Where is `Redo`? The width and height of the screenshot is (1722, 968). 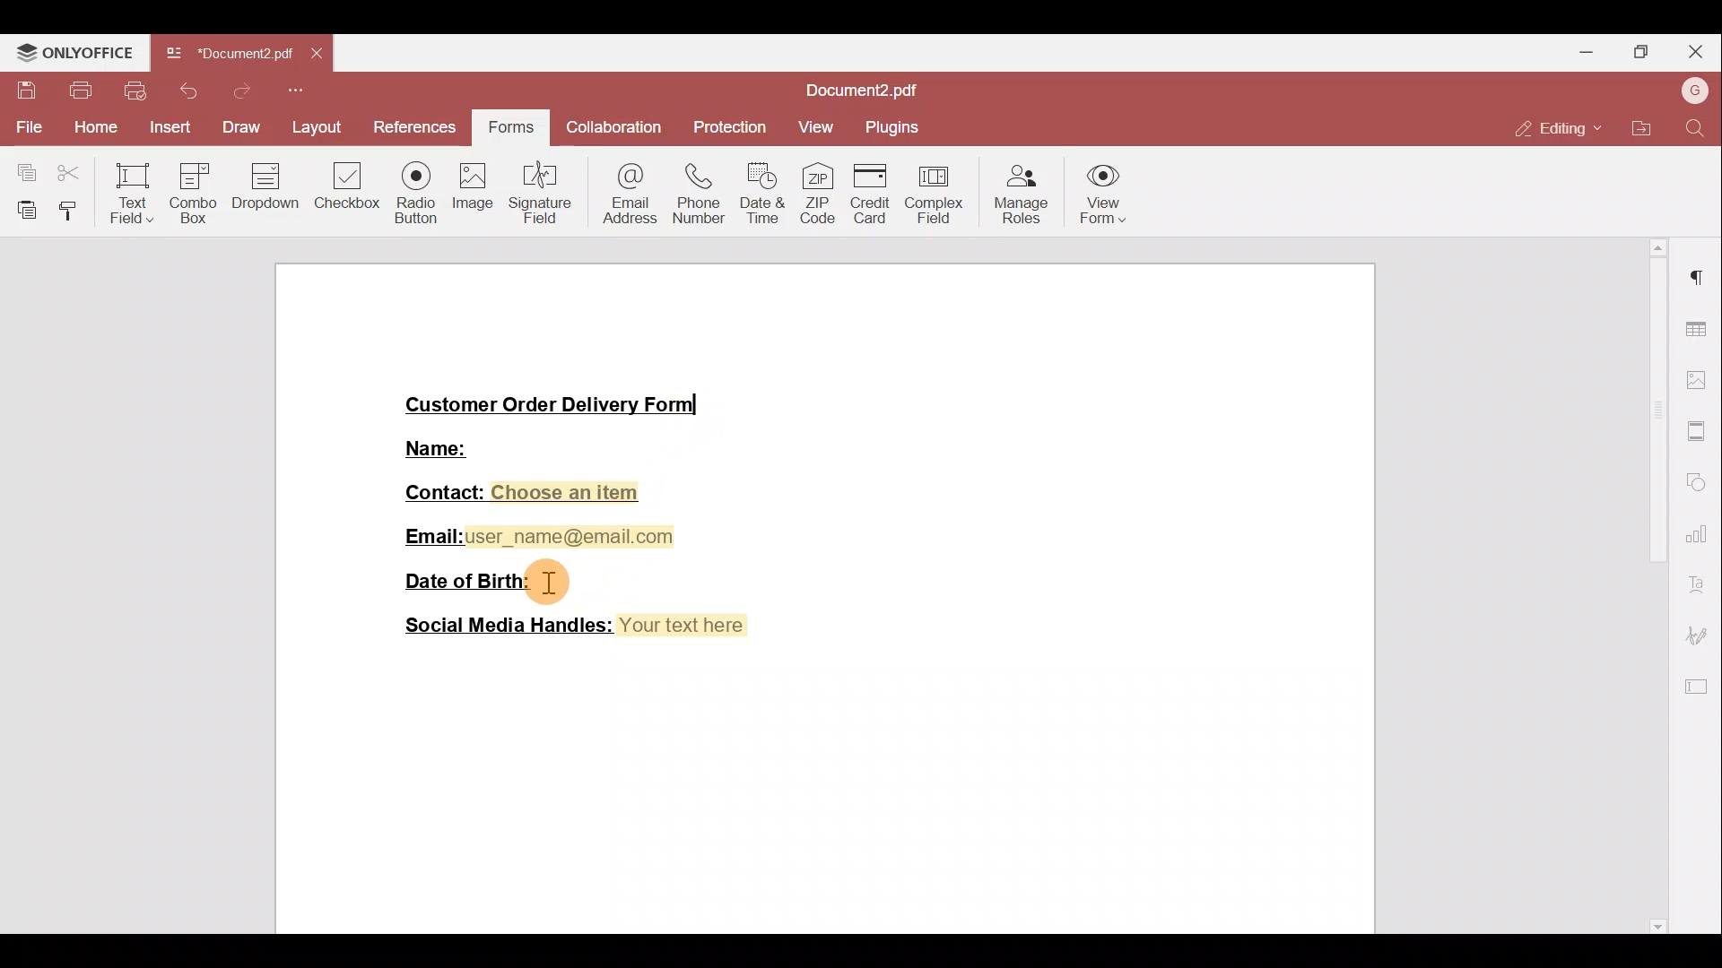
Redo is located at coordinates (236, 96).